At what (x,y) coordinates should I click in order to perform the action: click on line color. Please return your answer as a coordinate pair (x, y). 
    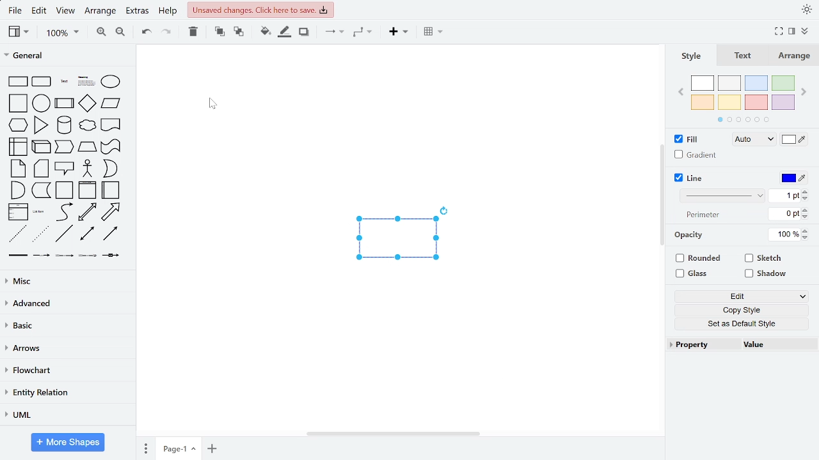
    Looking at the image, I should click on (793, 178).